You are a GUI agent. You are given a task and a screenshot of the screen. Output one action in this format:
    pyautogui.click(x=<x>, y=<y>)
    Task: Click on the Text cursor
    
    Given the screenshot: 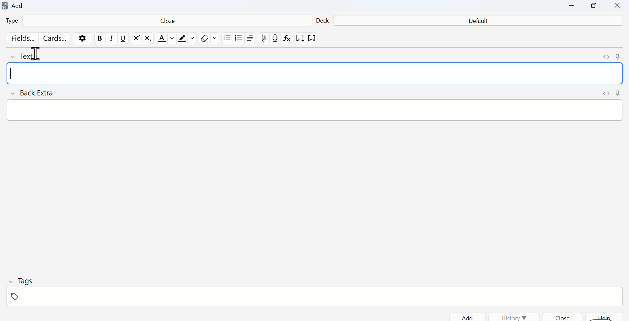 What is the action you would take?
    pyautogui.click(x=13, y=74)
    